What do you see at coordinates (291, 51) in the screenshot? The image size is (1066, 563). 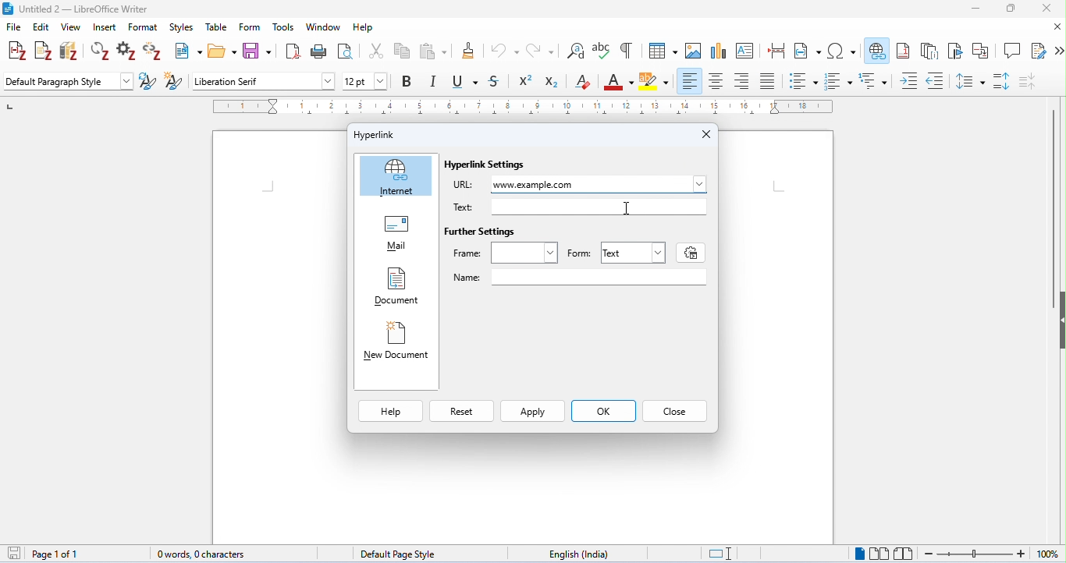 I see `export as pdf` at bounding box center [291, 51].